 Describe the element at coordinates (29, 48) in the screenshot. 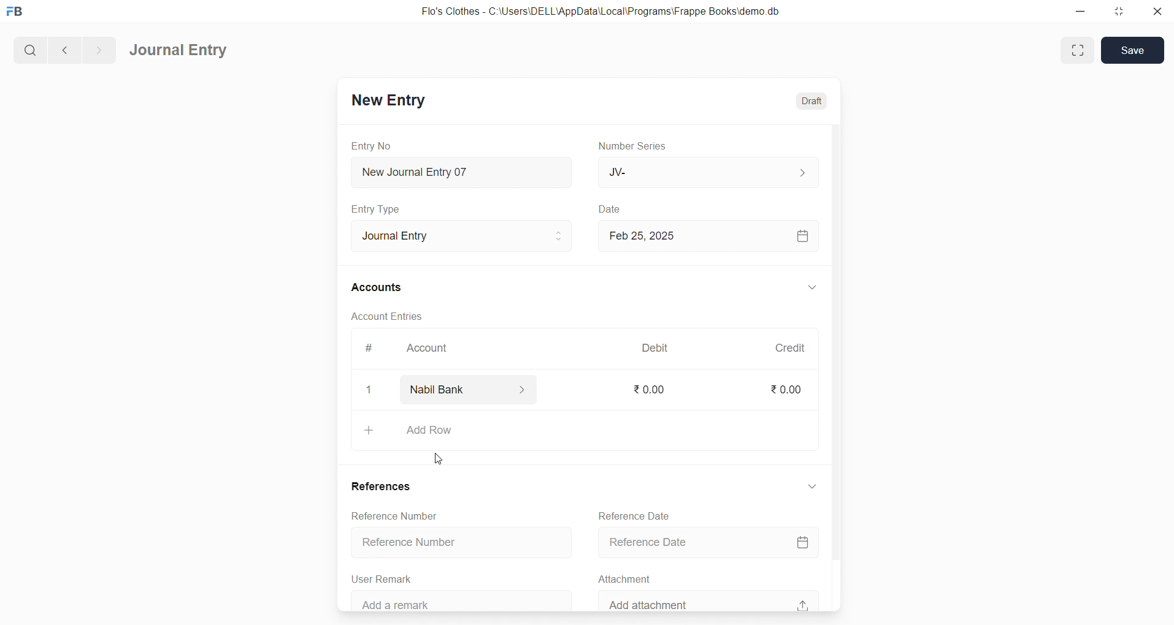

I see `search` at that location.